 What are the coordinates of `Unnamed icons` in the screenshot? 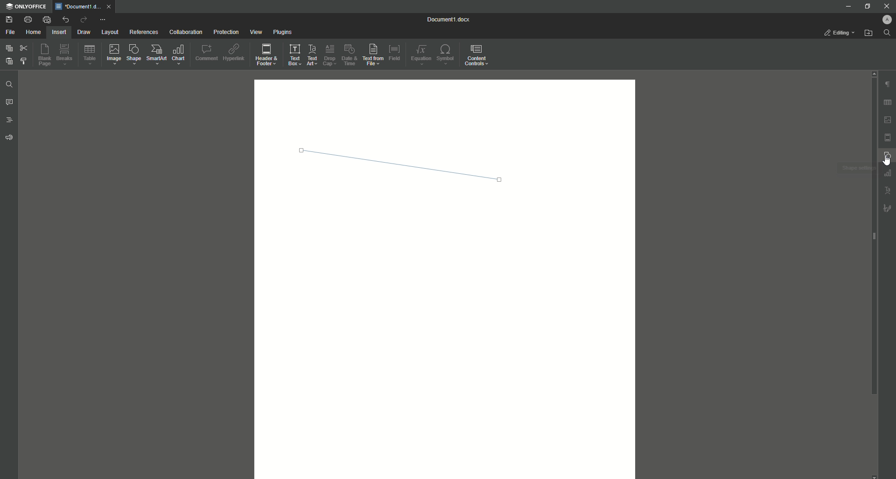 It's located at (887, 192).